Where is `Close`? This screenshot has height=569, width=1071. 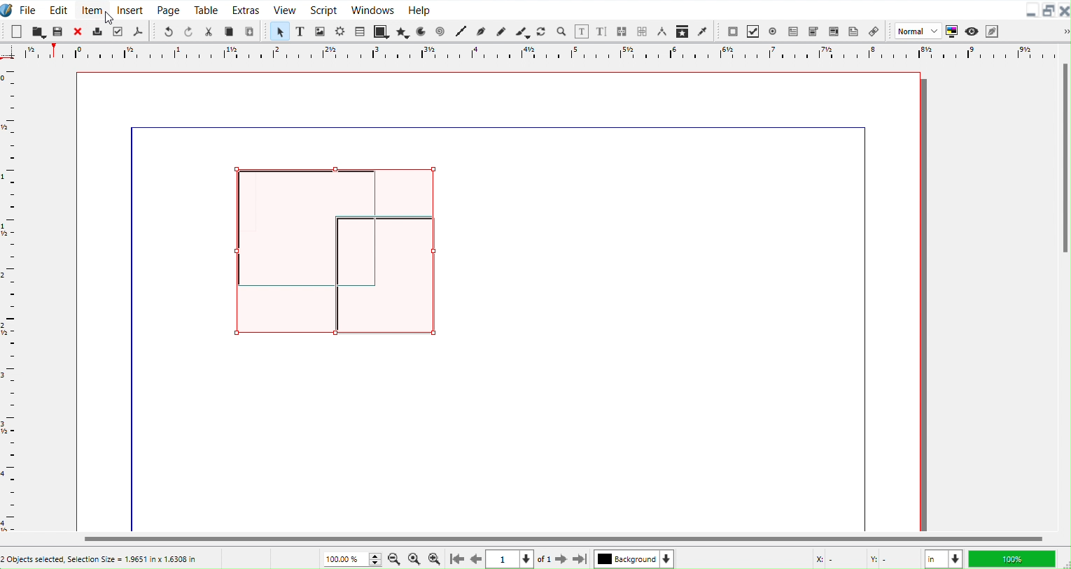 Close is located at coordinates (76, 31).